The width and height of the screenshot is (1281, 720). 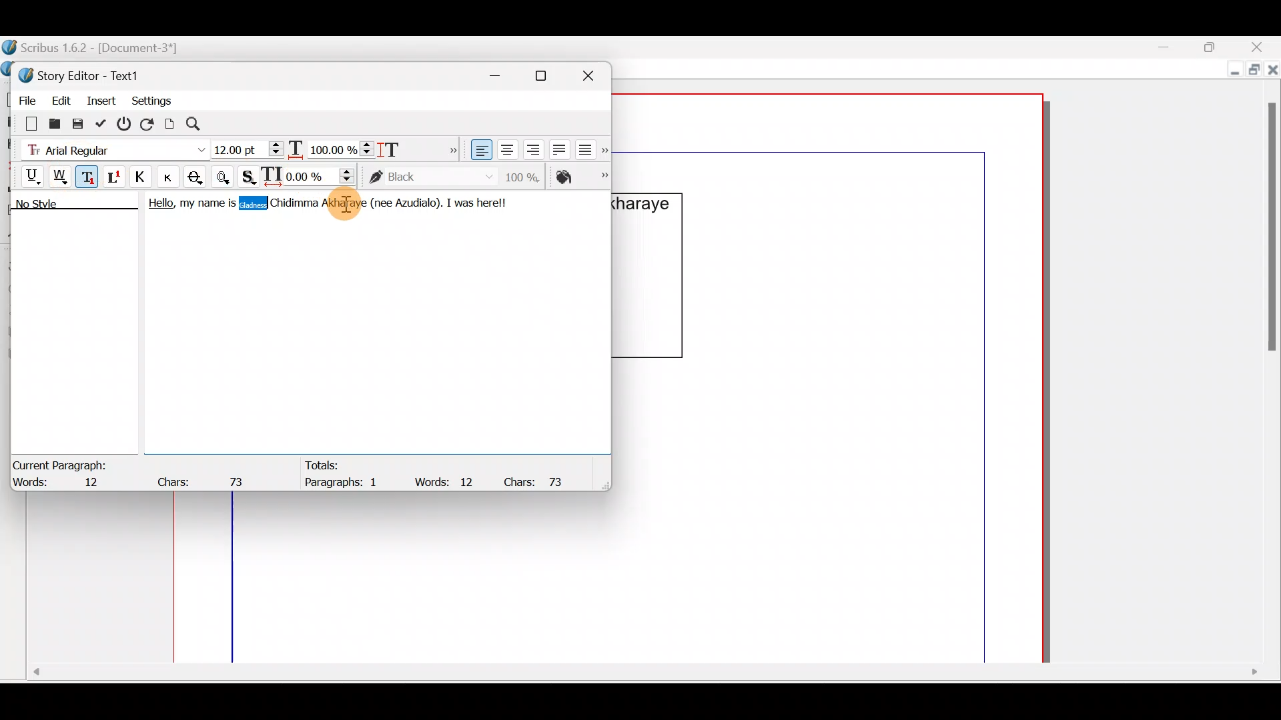 I want to click on Cursor, so click(x=346, y=206).